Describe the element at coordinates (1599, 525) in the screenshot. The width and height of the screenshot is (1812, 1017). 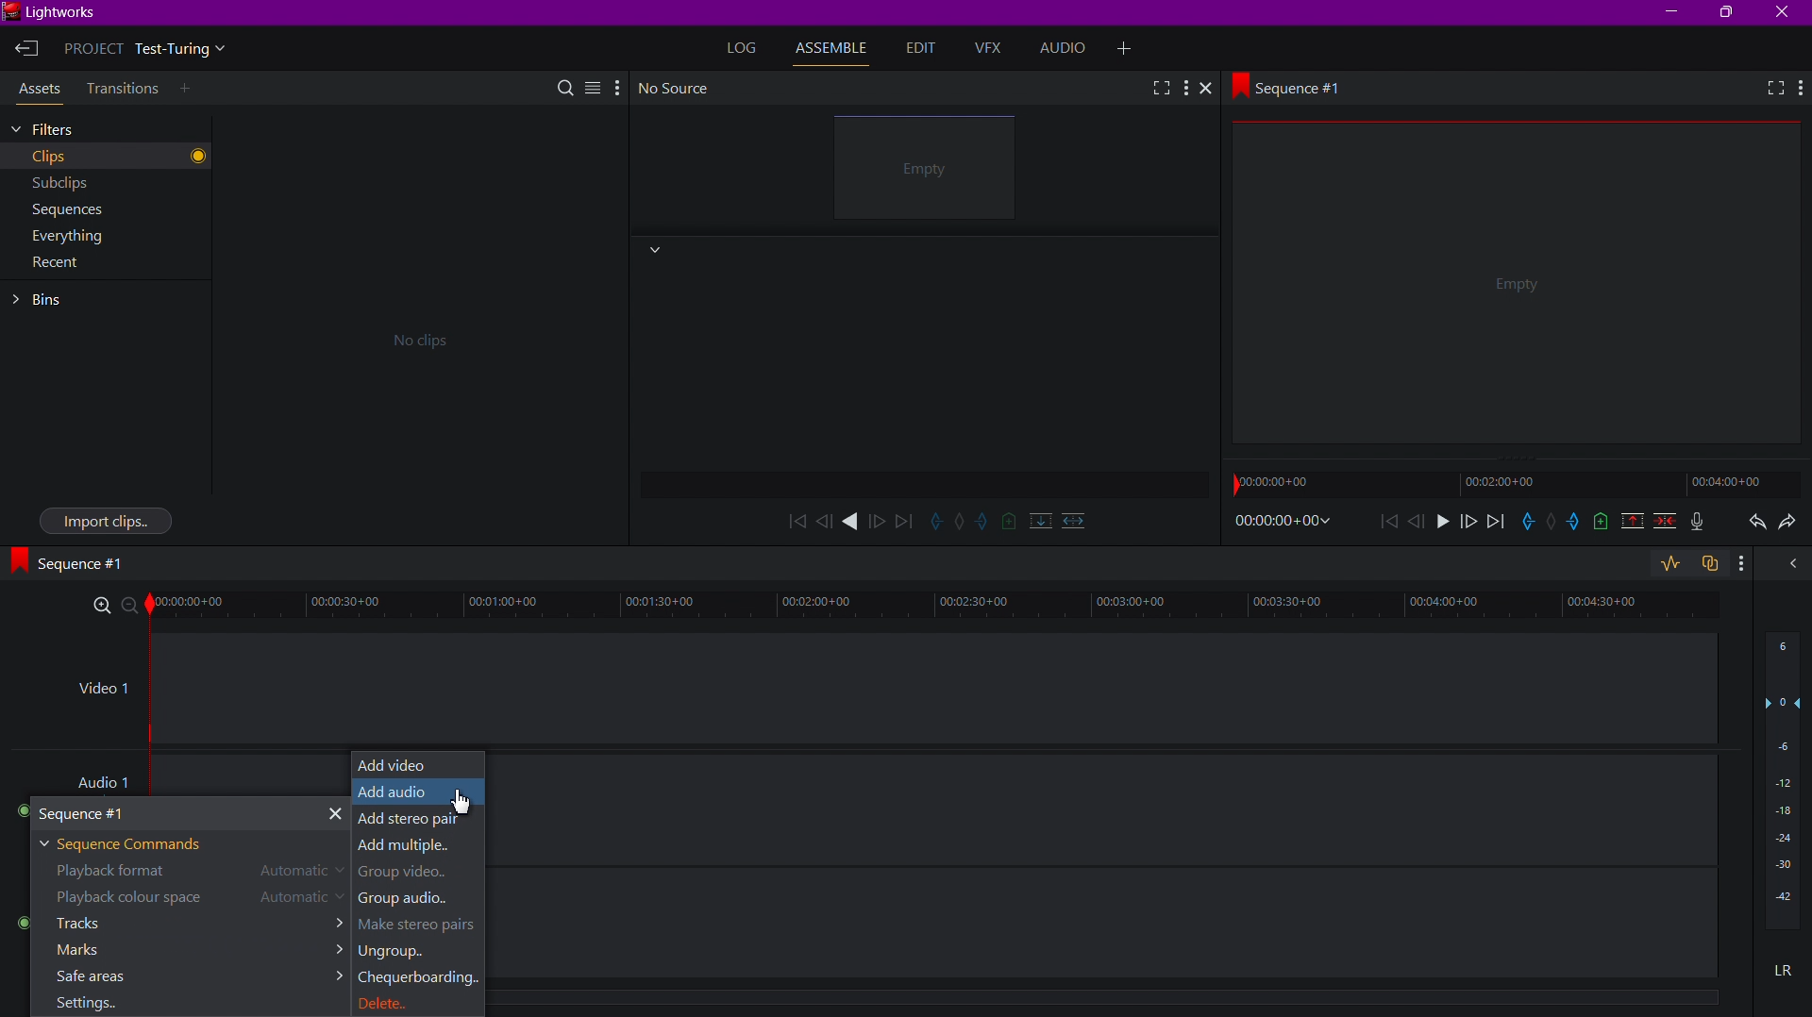
I see `new` at that location.